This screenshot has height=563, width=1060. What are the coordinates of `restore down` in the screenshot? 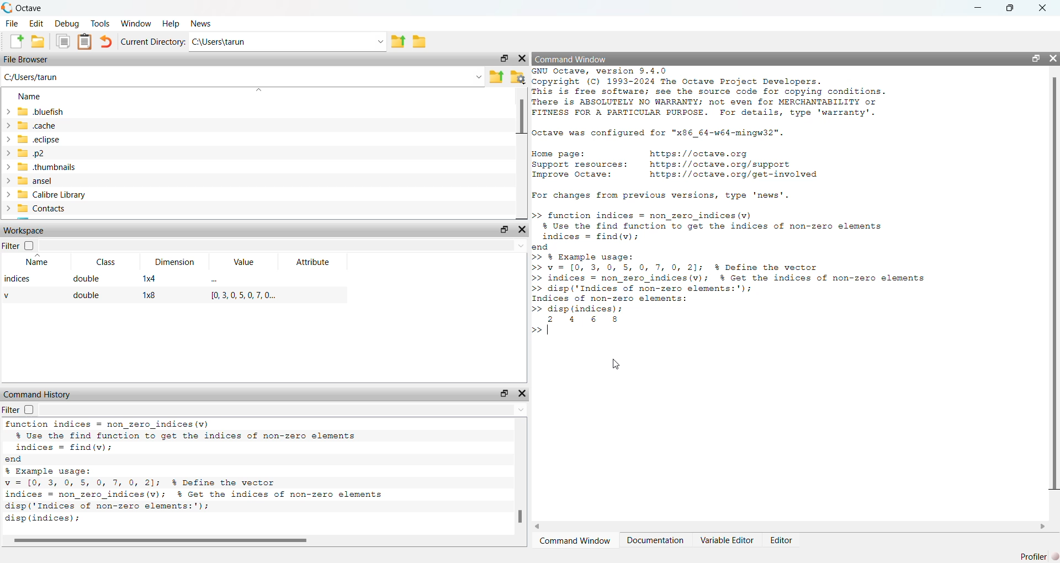 It's located at (502, 58).